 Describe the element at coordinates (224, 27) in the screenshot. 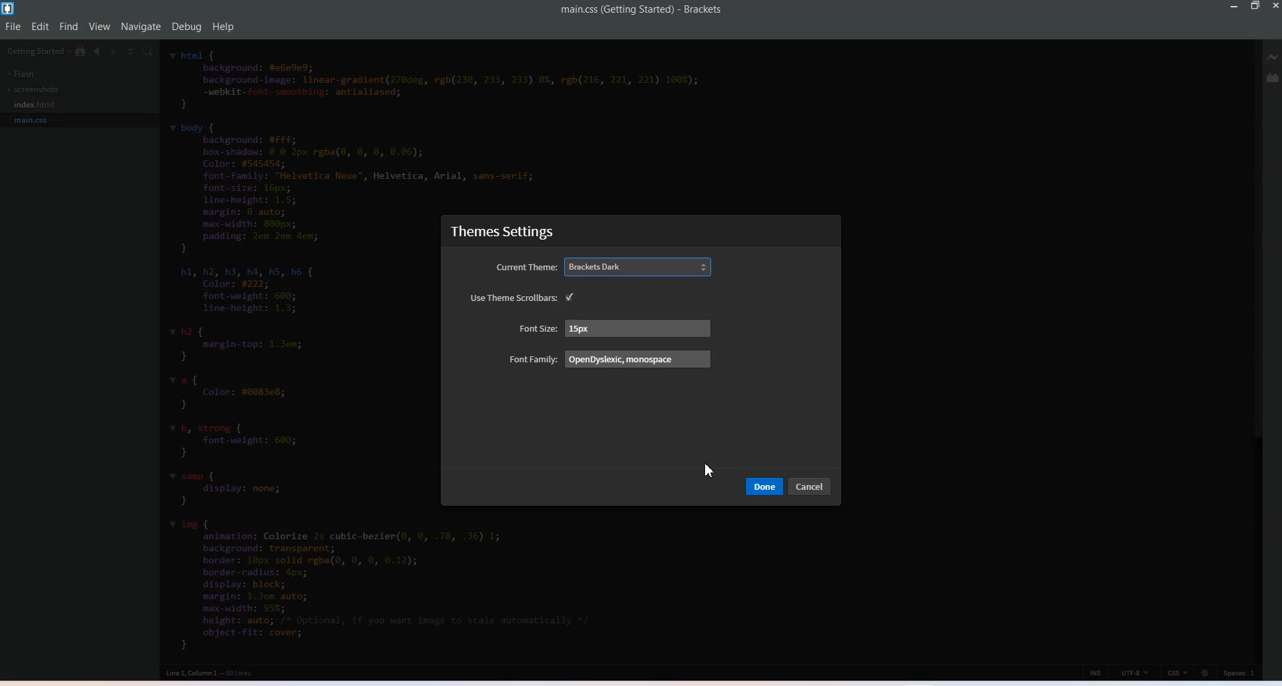

I see `Help` at that location.